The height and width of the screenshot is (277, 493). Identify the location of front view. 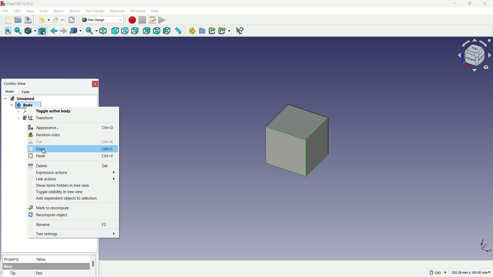
(116, 31).